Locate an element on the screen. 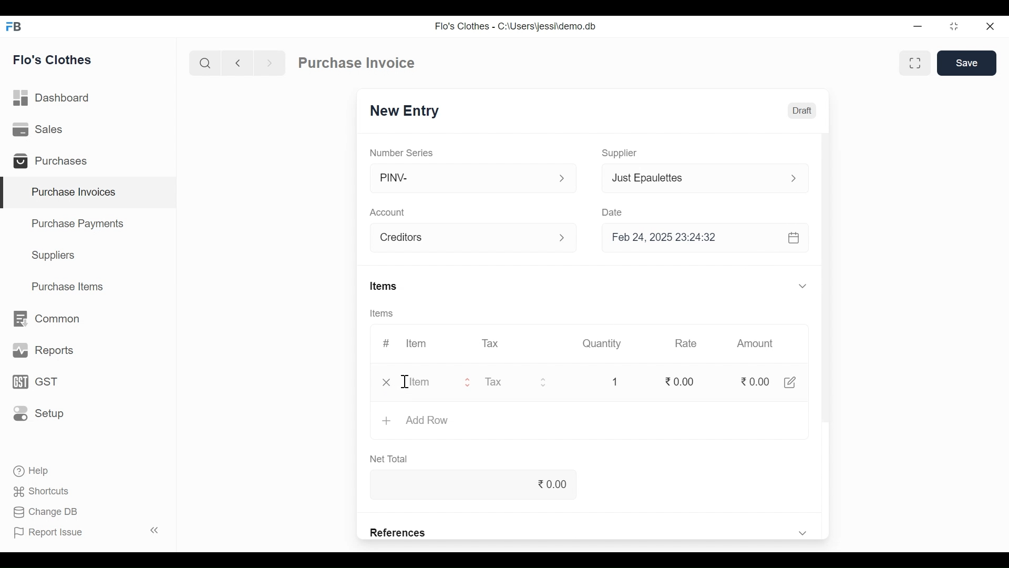  Flo's Clothes is located at coordinates (54, 59).